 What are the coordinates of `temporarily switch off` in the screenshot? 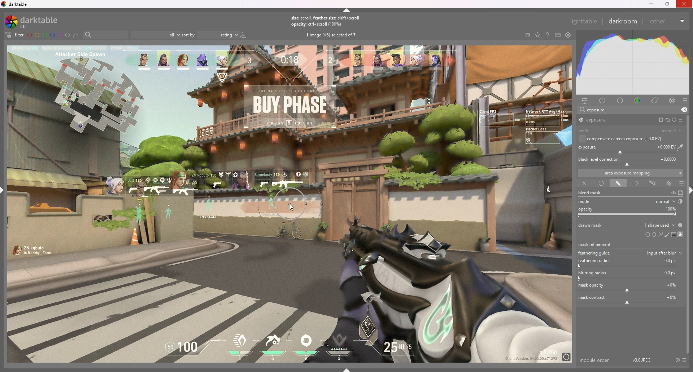 It's located at (673, 193).